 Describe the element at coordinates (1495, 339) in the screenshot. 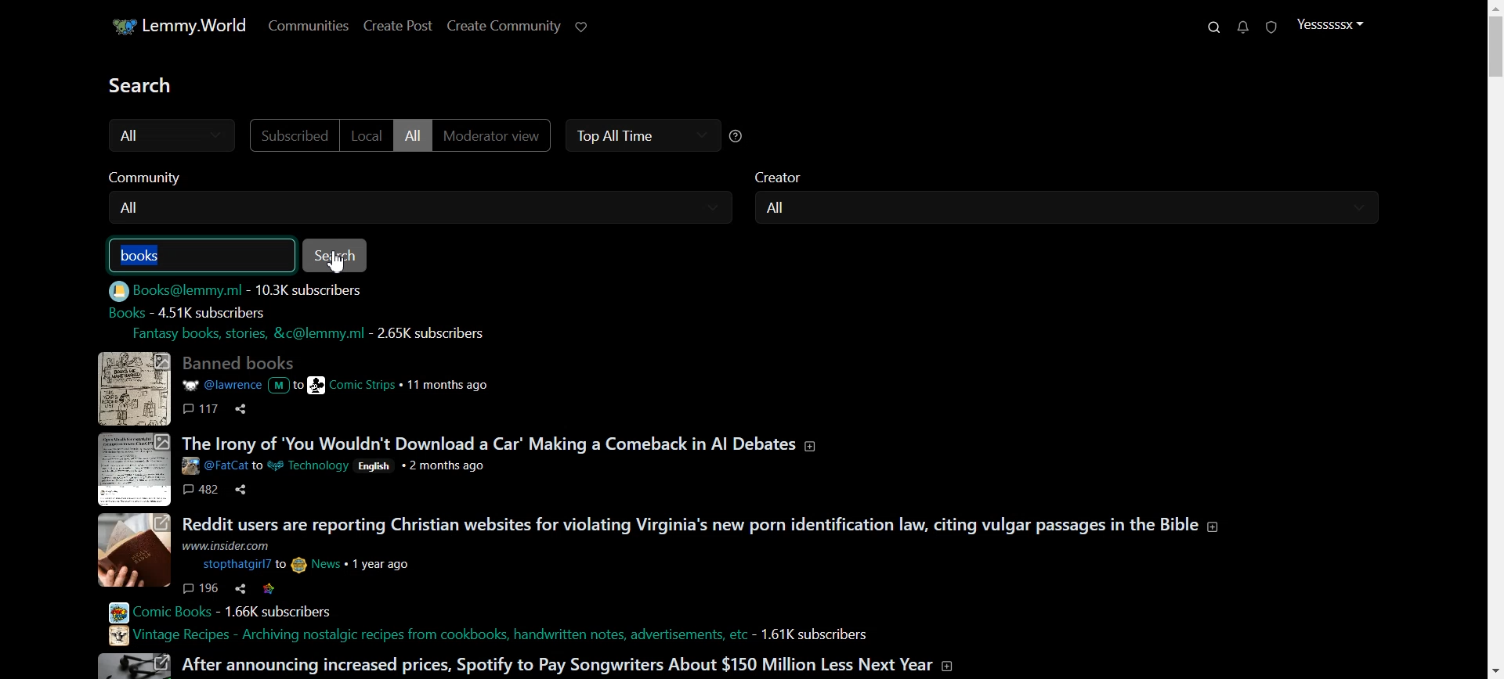

I see `Vertical Scroll bar` at that location.